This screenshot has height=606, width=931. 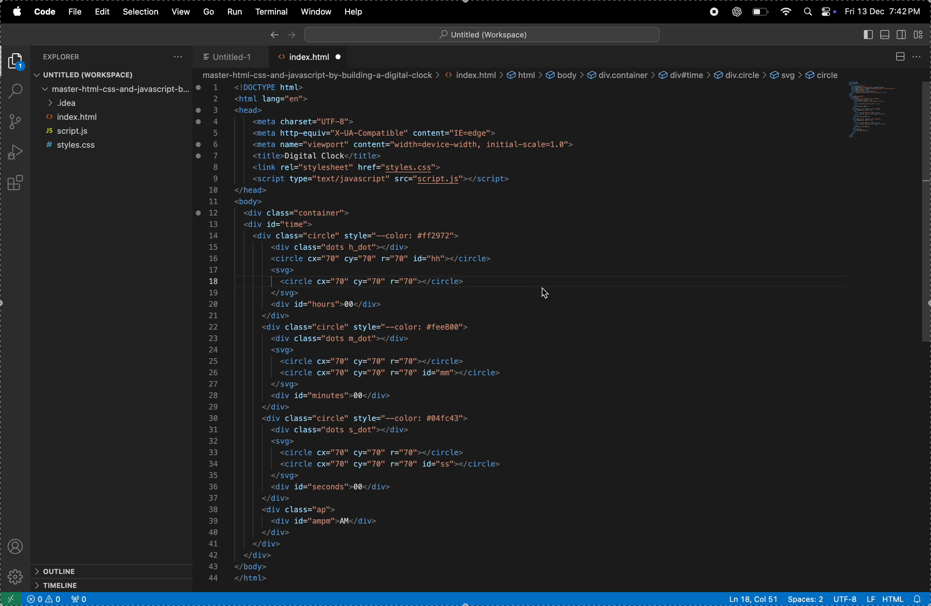 I want to click on wifi, so click(x=786, y=12).